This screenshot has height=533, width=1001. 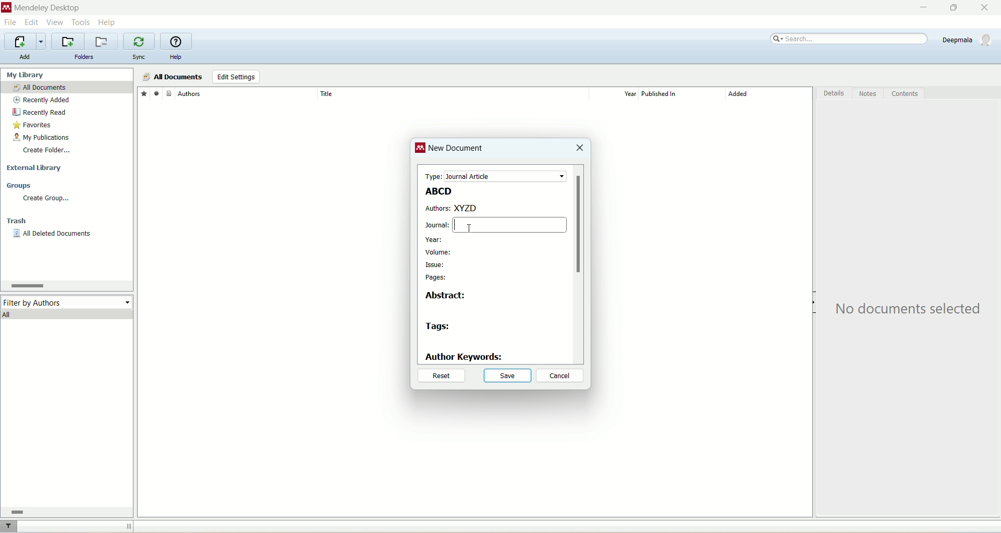 What do you see at coordinates (850, 39) in the screenshot?
I see `search` at bounding box center [850, 39].